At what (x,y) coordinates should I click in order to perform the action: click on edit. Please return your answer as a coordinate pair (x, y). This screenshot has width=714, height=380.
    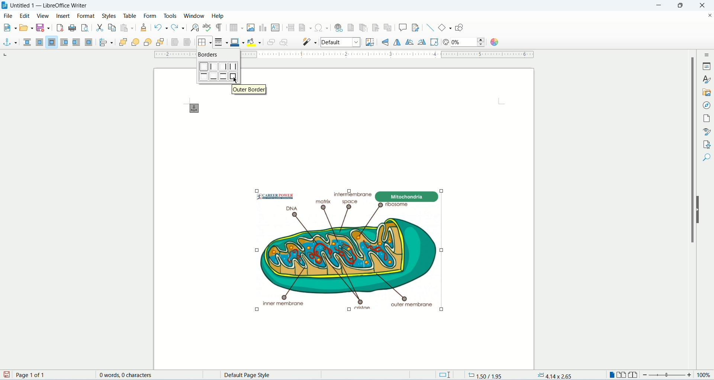
    Looking at the image, I should click on (25, 15).